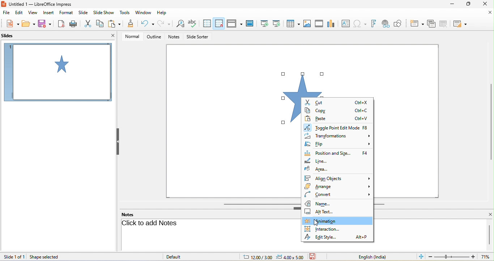 The width and height of the screenshot is (494, 261). Describe the element at coordinates (103, 13) in the screenshot. I see `slideshow` at that location.